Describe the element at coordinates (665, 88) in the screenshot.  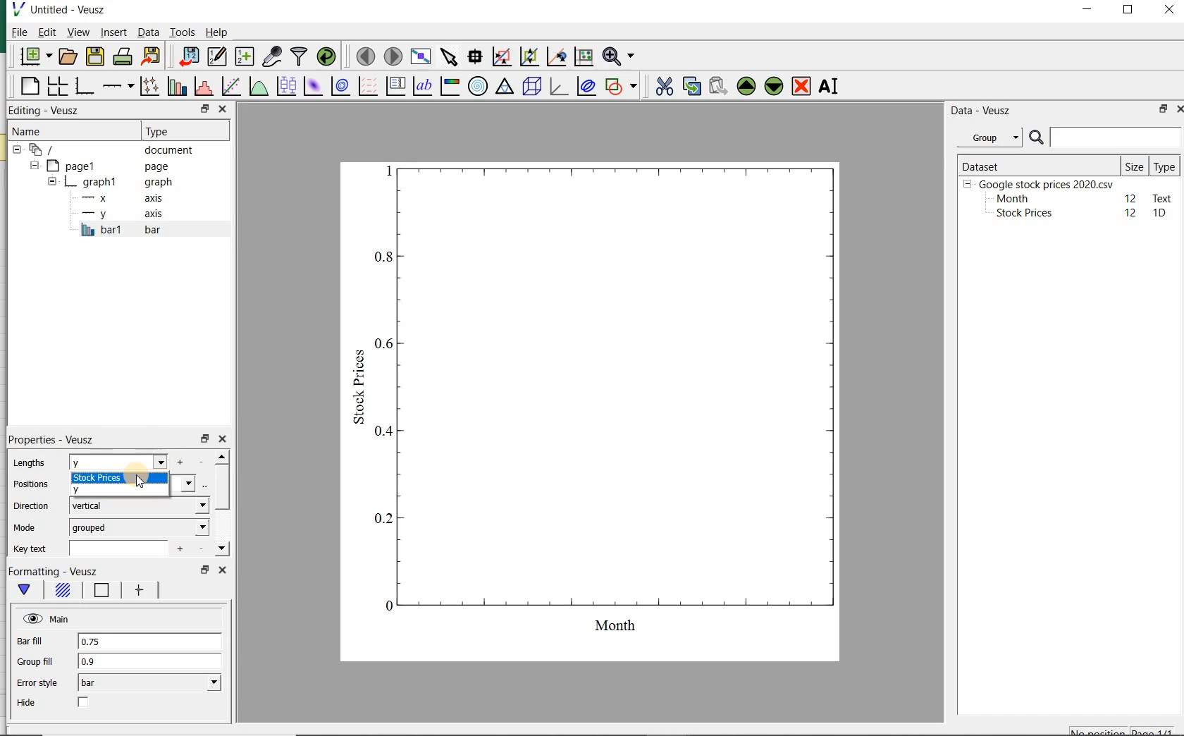
I see `cut the selected widget` at that location.